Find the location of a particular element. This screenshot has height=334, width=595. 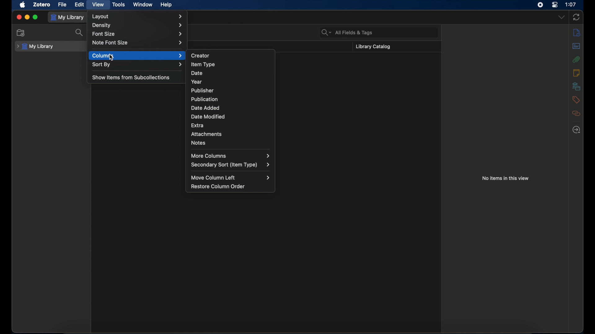

extra is located at coordinates (197, 125).